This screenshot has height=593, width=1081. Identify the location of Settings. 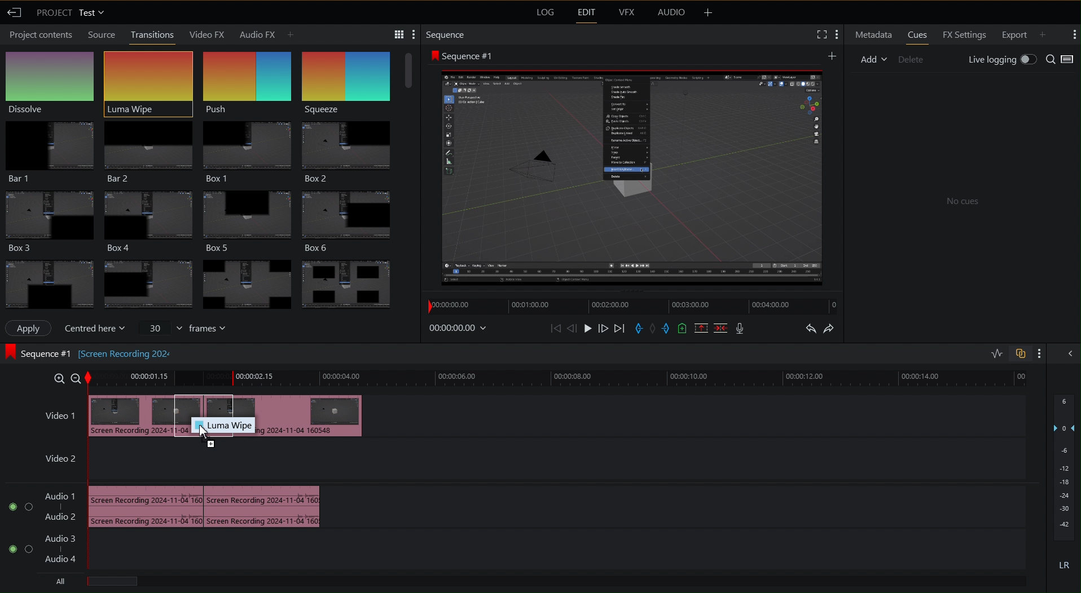
(827, 35).